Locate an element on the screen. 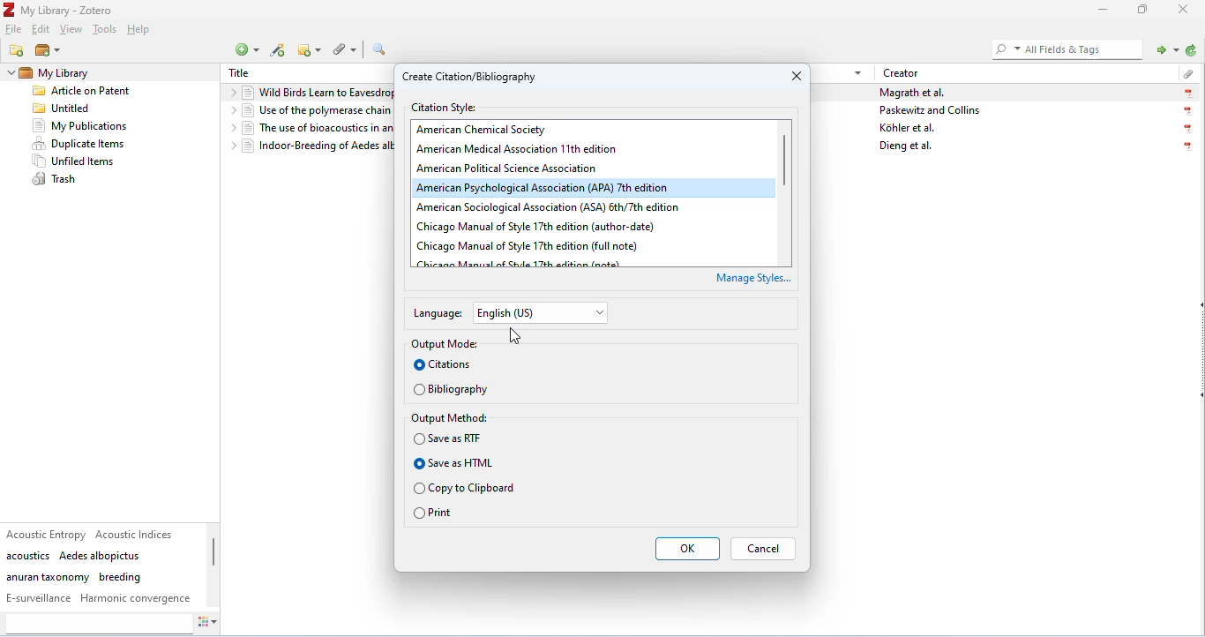 This screenshot has width=1205, height=637. american political science association is located at coordinates (532, 168).